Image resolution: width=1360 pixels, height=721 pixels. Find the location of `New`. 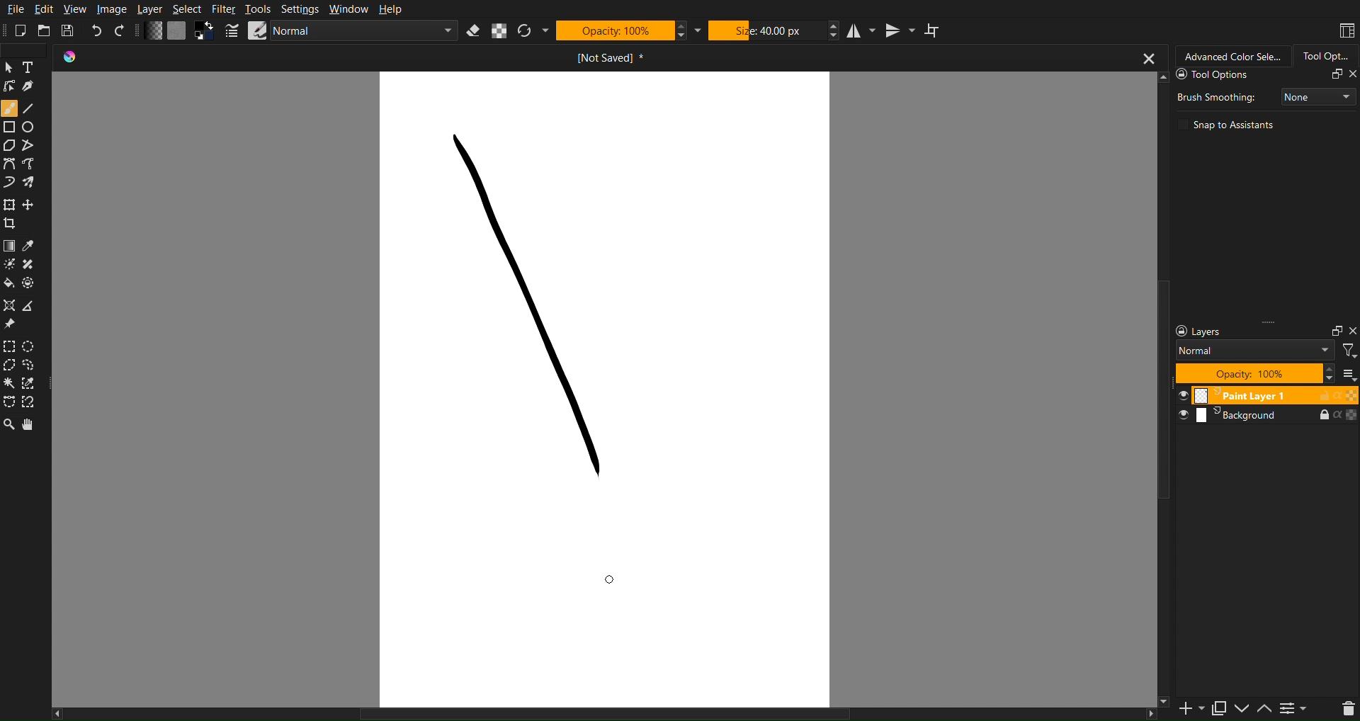

New is located at coordinates (21, 30).